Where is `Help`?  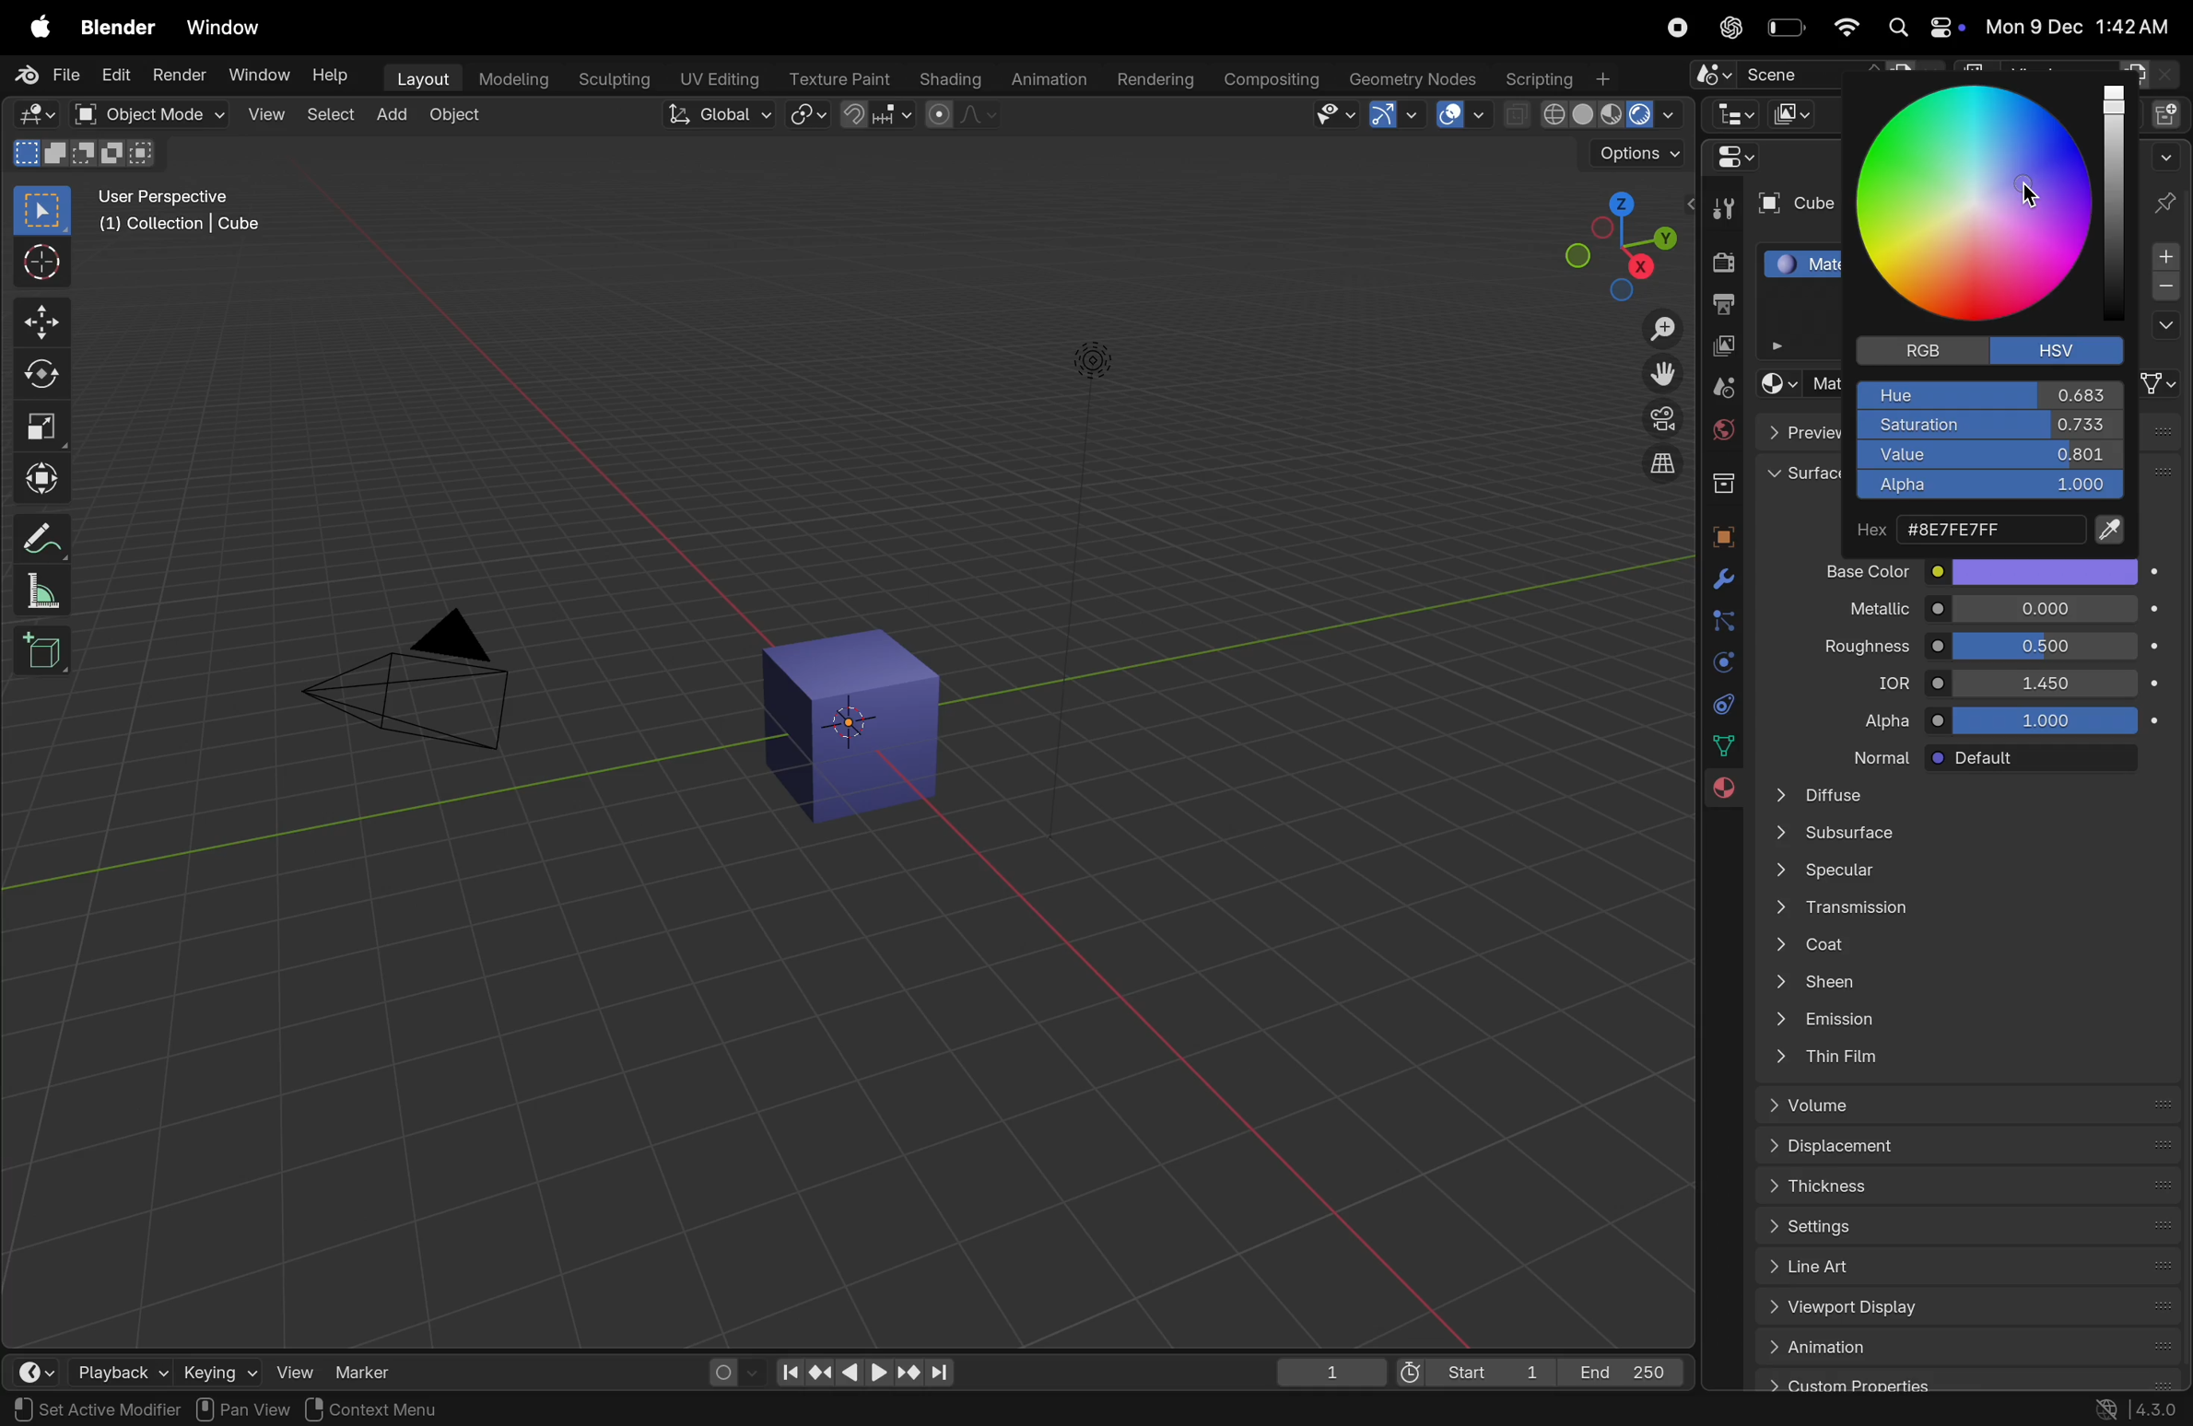
Help is located at coordinates (332, 74).